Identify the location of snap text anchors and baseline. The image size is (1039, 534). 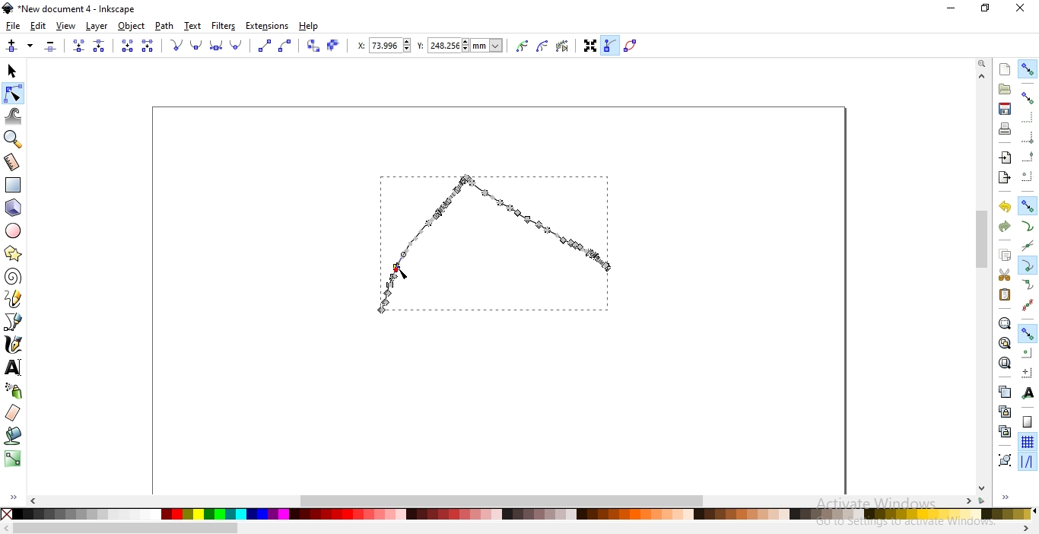
(1028, 393).